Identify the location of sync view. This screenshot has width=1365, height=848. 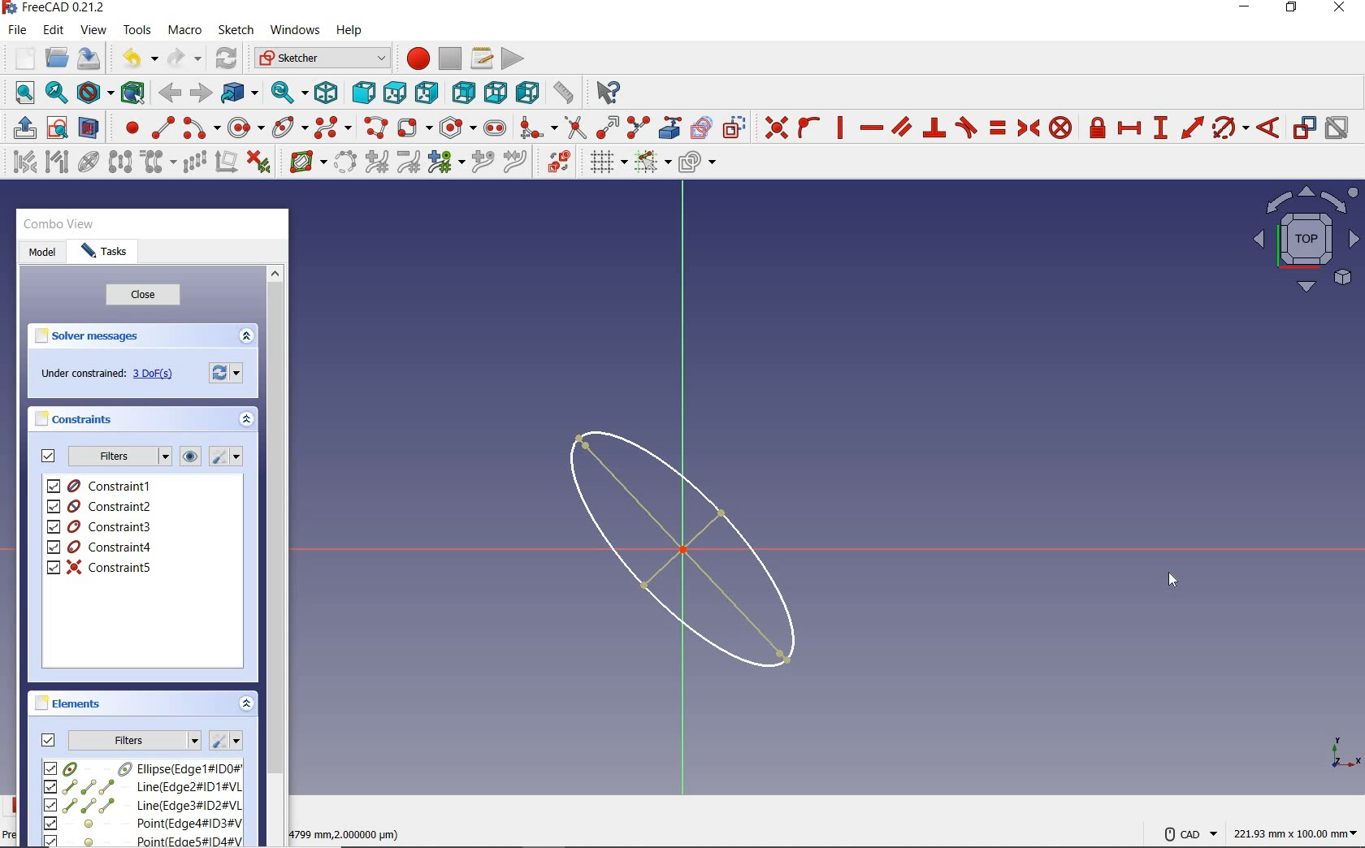
(290, 93).